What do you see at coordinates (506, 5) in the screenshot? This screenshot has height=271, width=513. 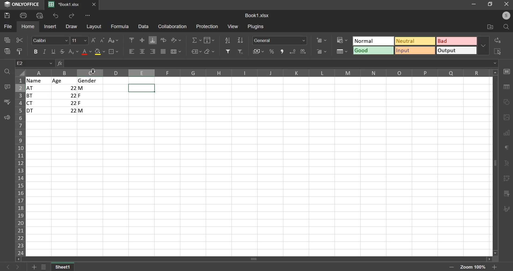 I see `close window` at bounding box center [506, 5].